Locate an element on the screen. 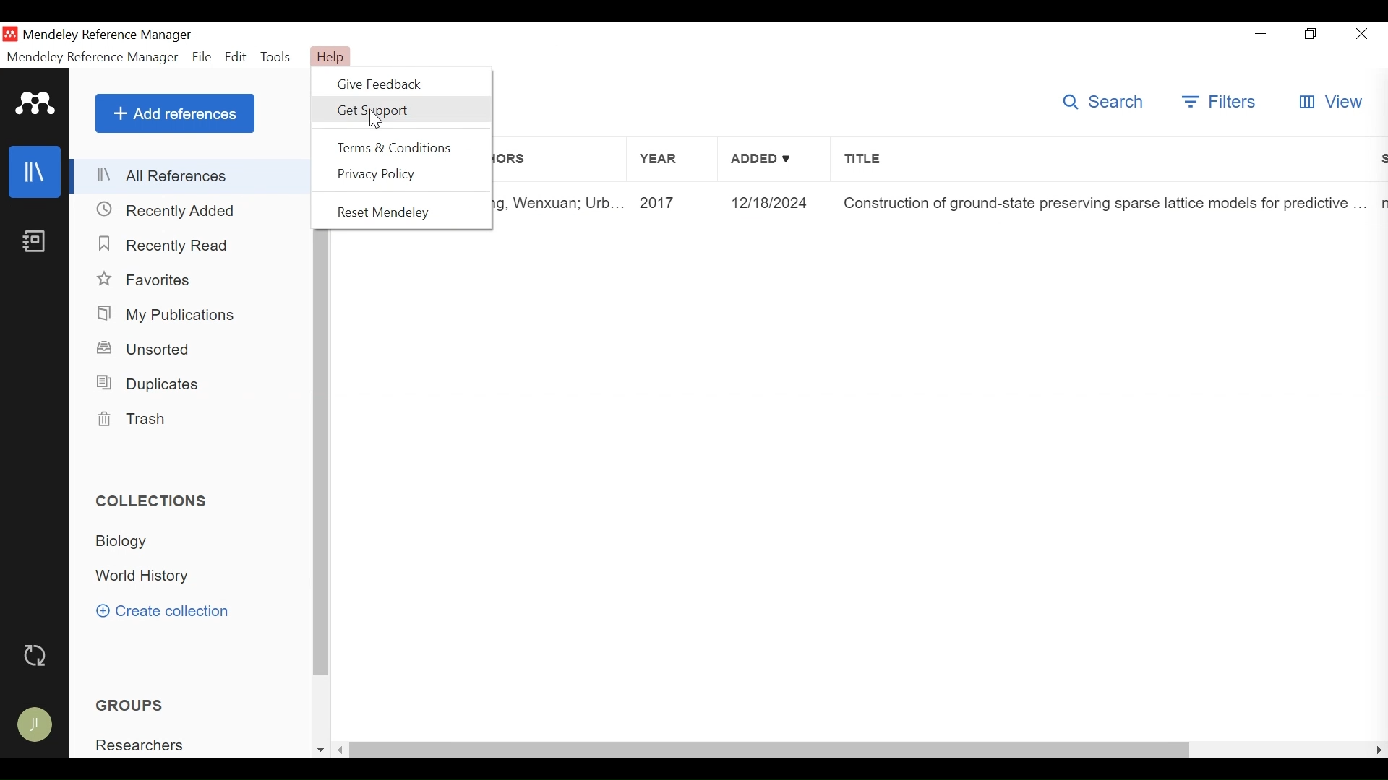 This screenshot has height=780, width=1388. Scroll down is located at coordinates (322, 750).